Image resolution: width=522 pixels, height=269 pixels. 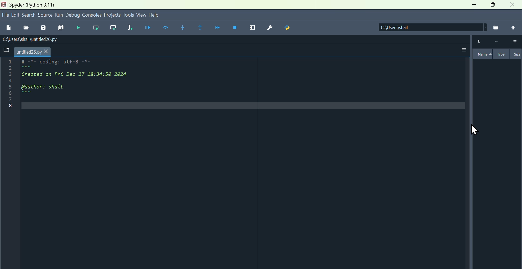 I want to click on minimise, so click(x=472, y=7).